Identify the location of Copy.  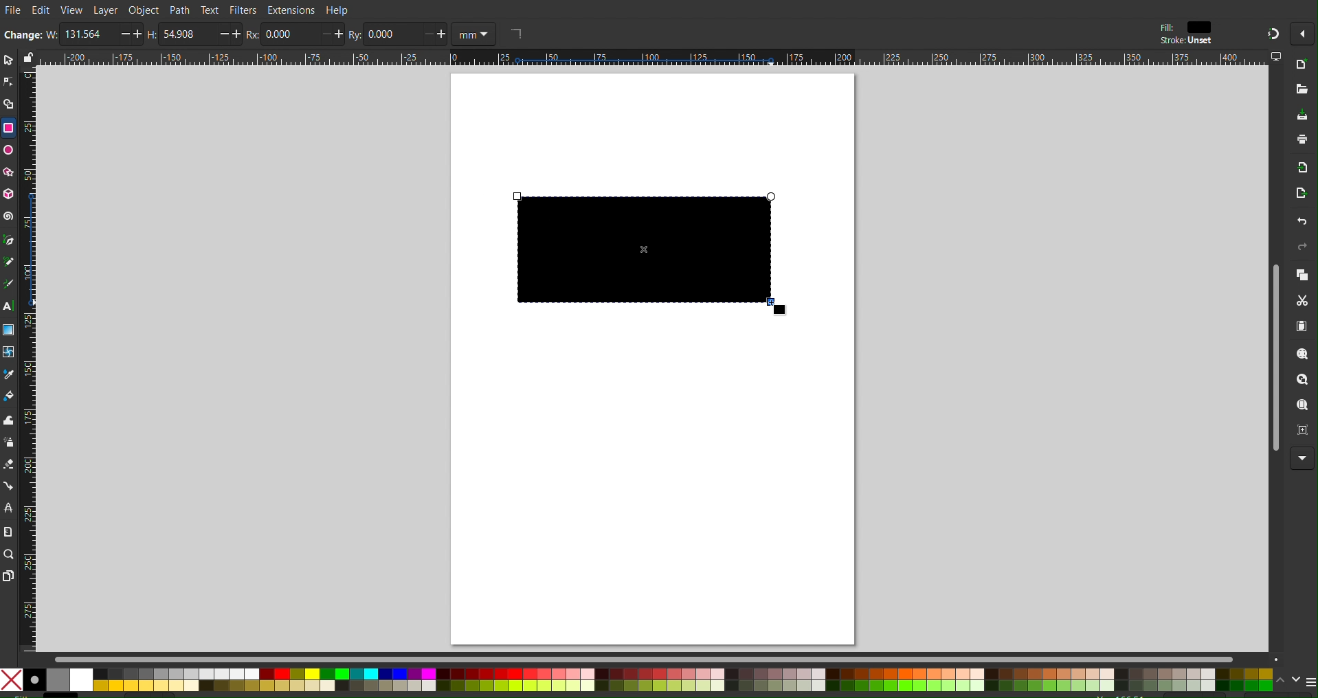
(1303, 276).